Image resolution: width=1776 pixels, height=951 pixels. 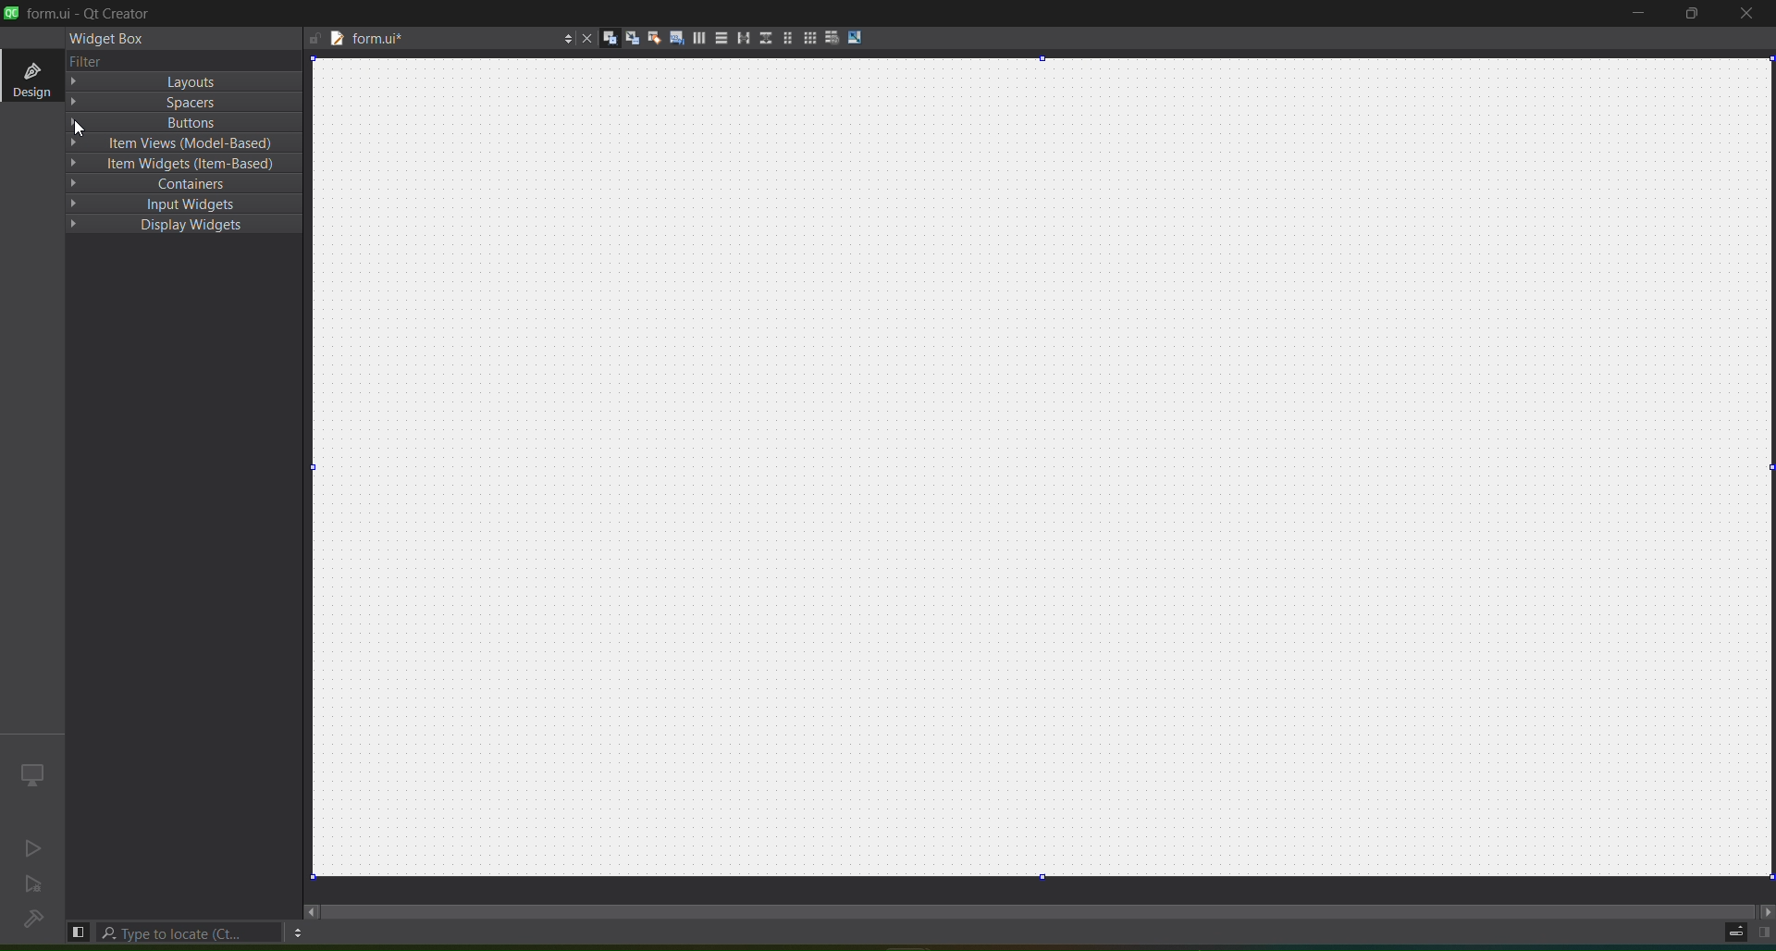 What do you see at coordinates (763, 39) in the screenshot?
I see `layout vertical splitter` at bounding box center [763, 39].